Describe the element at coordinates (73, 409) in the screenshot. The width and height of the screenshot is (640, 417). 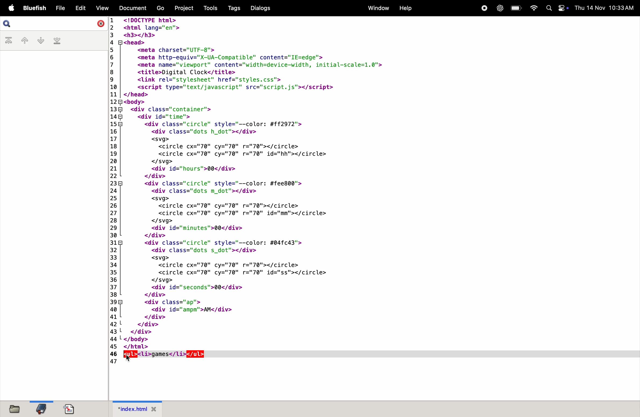
I see `document` at that location.